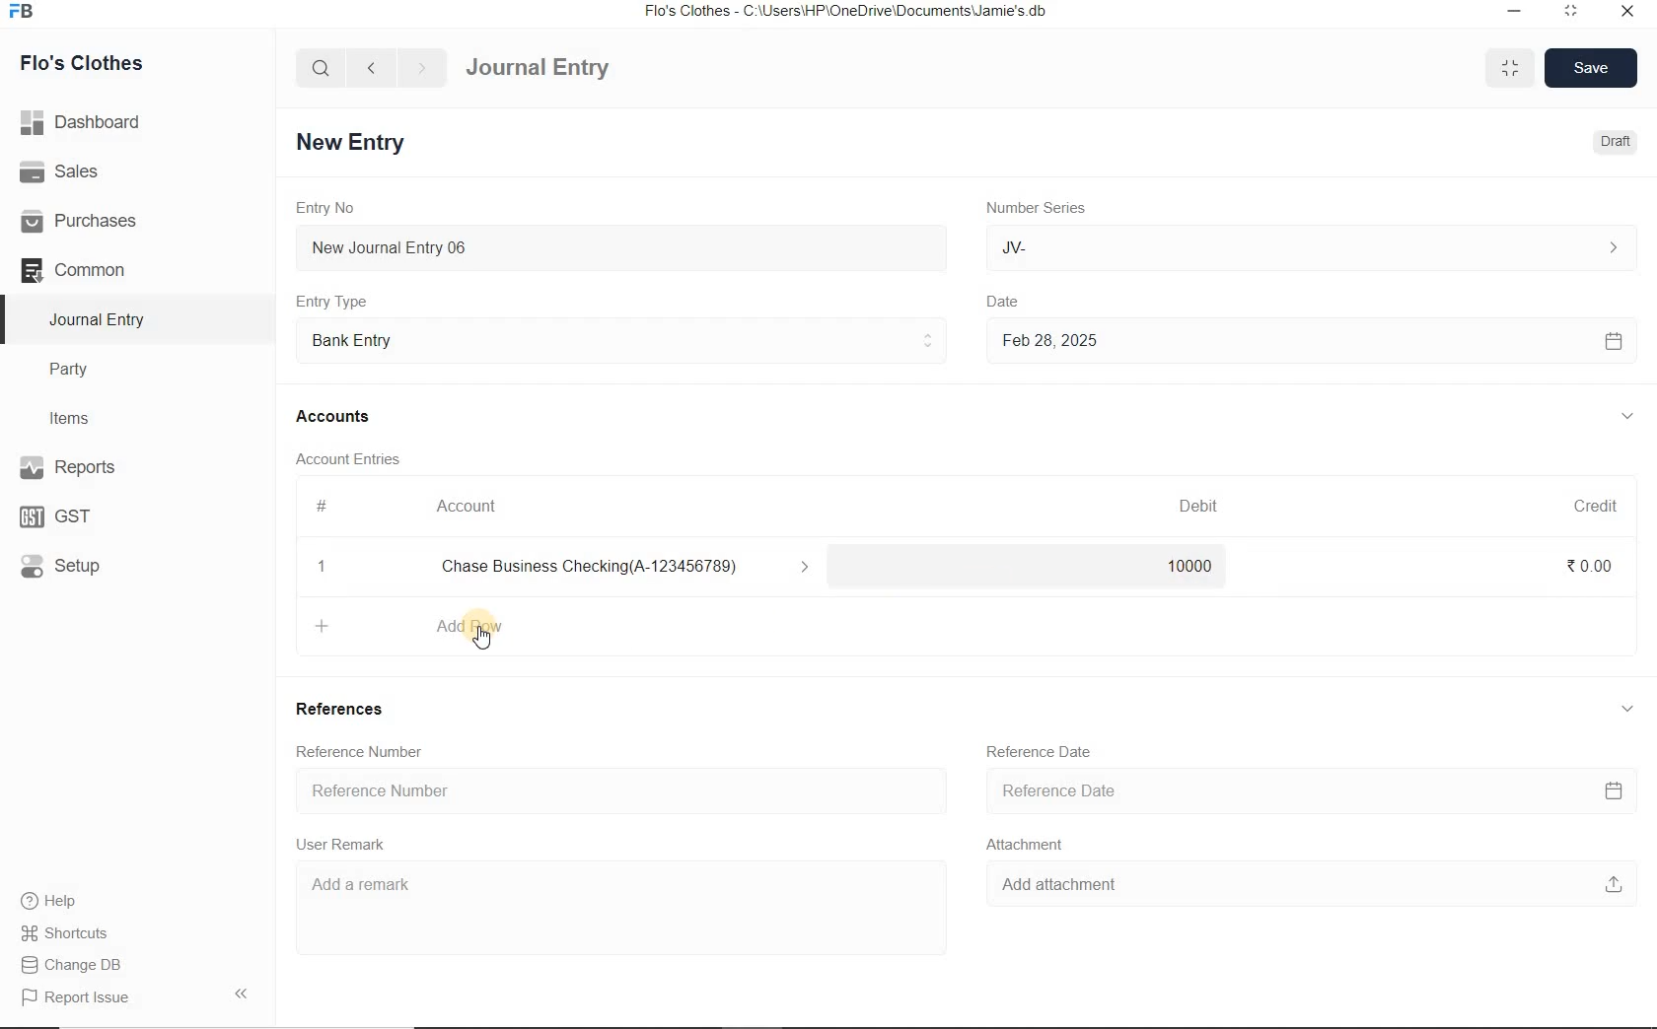 The width and height of the screenshot is (1657, 1029). What do you see at coordinates (80, 565) in the screenshot?
I see `Setup` at bounding box center [80, 565].